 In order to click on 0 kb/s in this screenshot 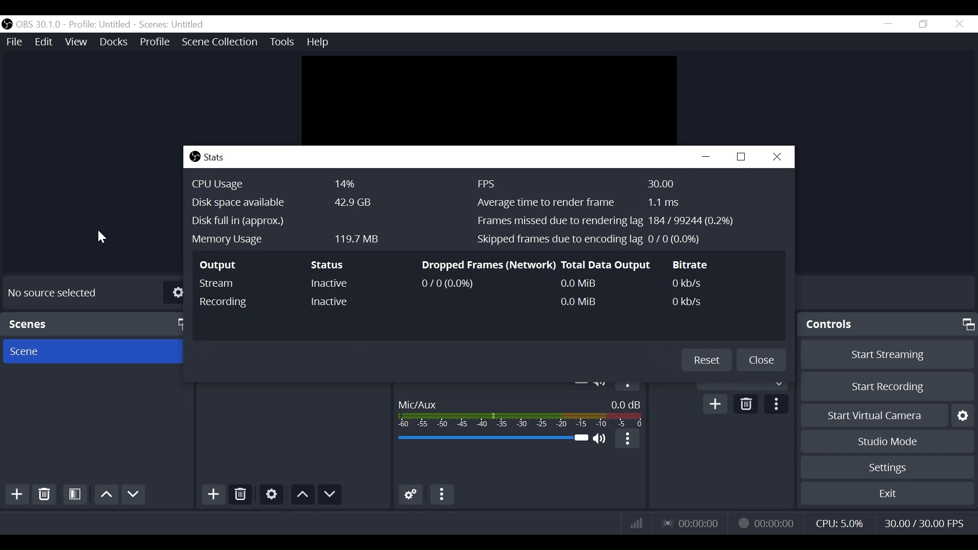, I will do `click(691, 302)`.